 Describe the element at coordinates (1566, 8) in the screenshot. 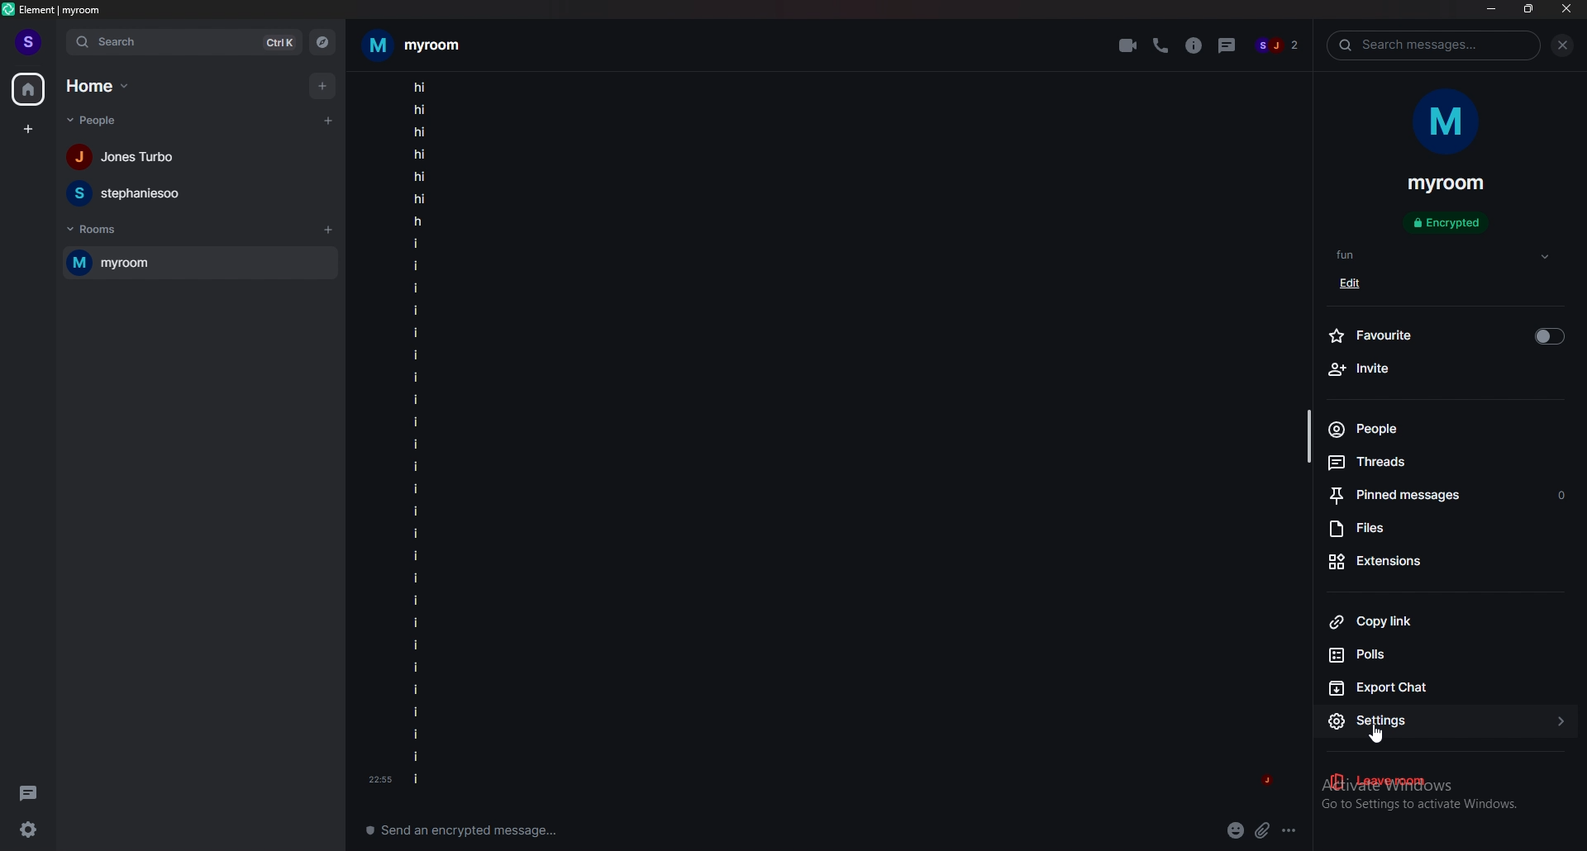

I see `close` at that location.